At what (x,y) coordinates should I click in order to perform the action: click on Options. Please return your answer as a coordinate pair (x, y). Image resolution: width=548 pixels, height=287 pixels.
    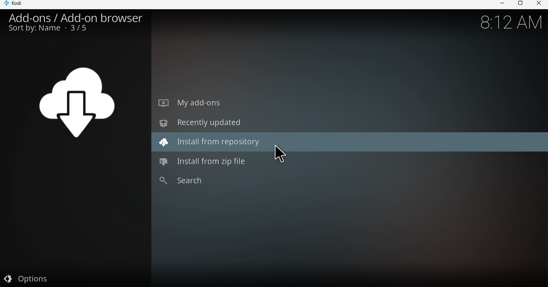
    Looking at the image, I should click on (38, 278).